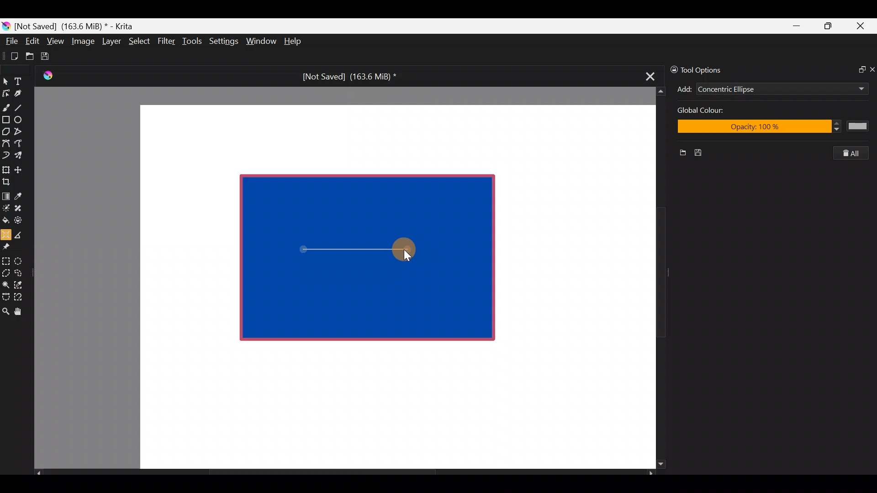  What do you see at coordinates (408, 251) in the screenshot?
I see `Cursor` at bounding box center [408, 251].